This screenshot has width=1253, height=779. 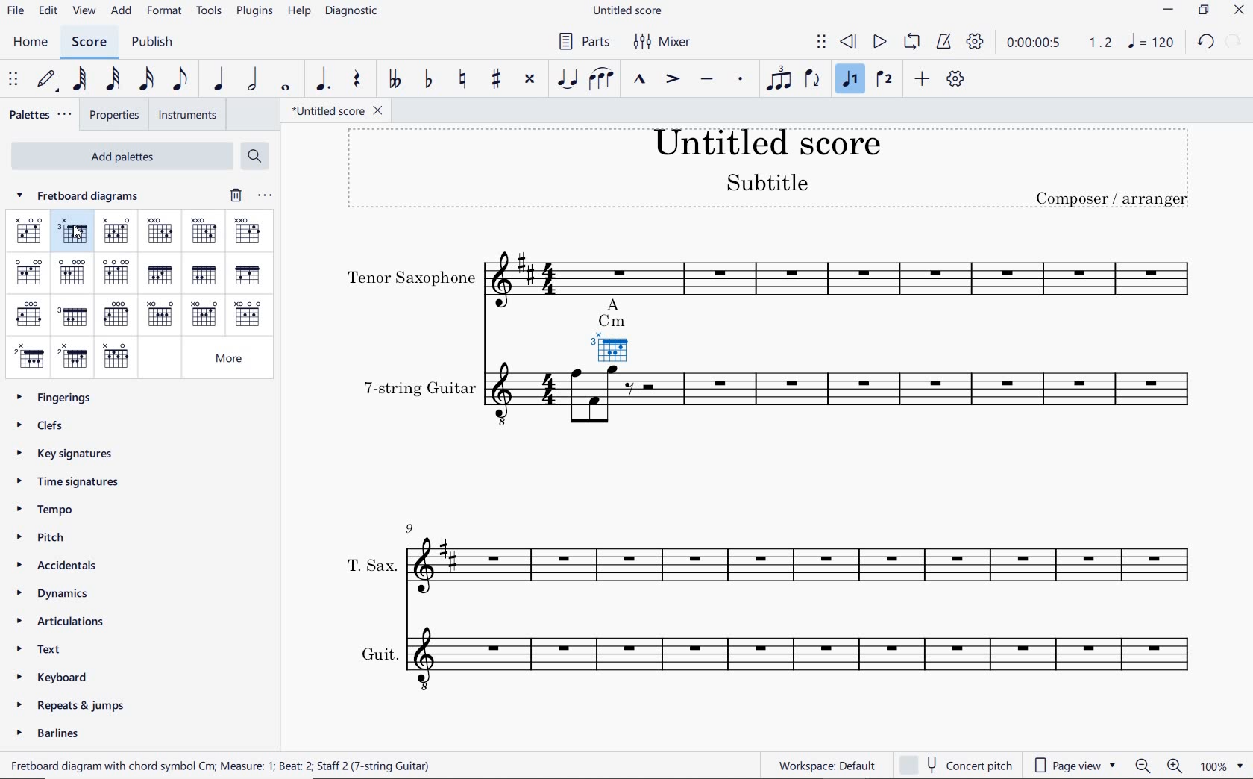 I want to click on CLEFS, so click(x=51, y=428).